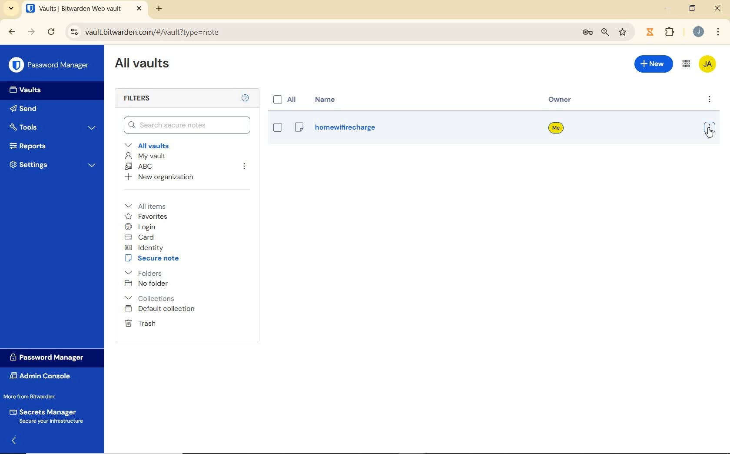 The image size is (730, 454). What do you see at coordinates (12, 32) in the screenshot?
I see `backward` at bounding box center [12, 32].